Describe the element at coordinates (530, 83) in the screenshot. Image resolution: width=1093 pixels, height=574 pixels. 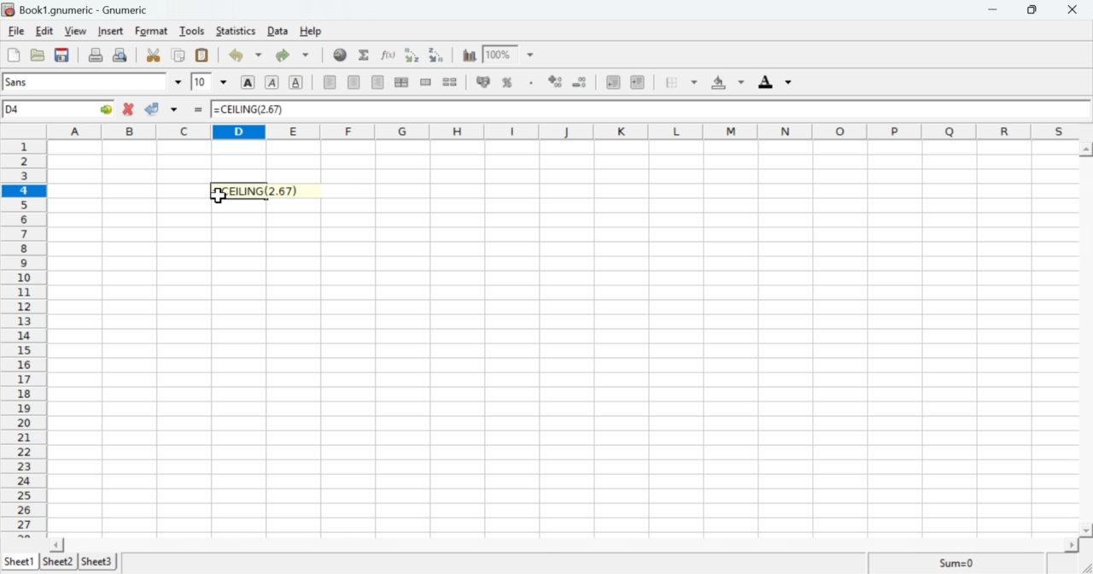
I see `Thousand separator` at that location.